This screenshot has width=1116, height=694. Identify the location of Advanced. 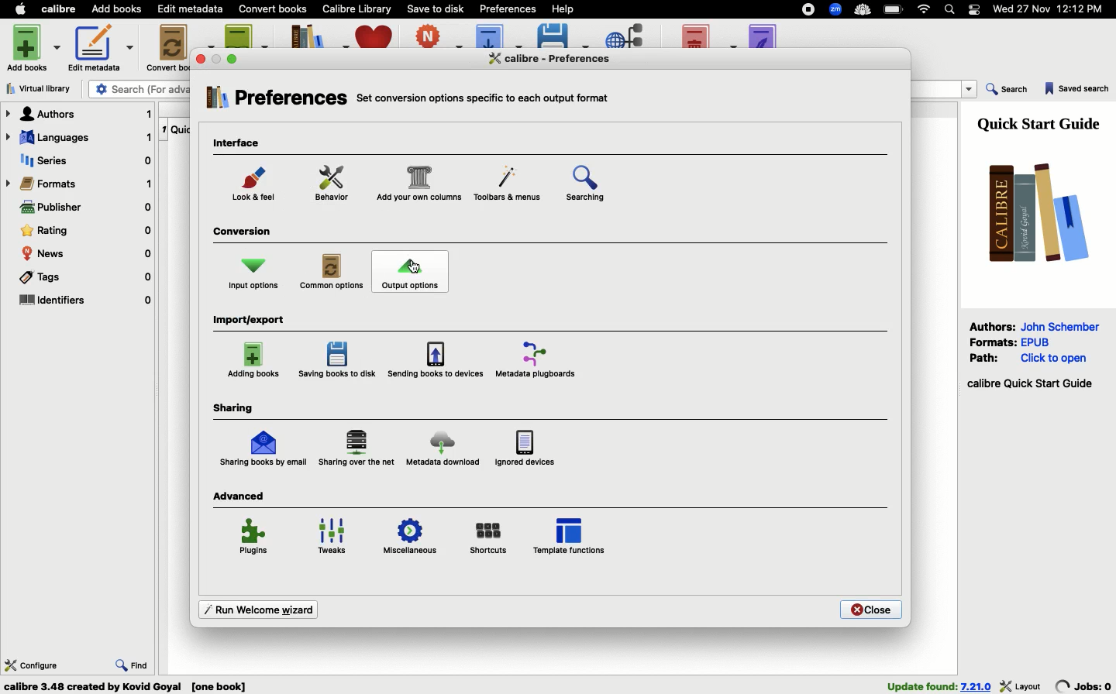
(241, 496).